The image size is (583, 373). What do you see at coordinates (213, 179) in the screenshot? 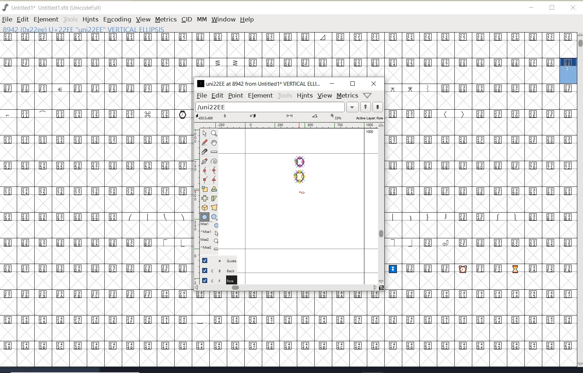
I see `add a tangent point` at bounding box center [213, 179].